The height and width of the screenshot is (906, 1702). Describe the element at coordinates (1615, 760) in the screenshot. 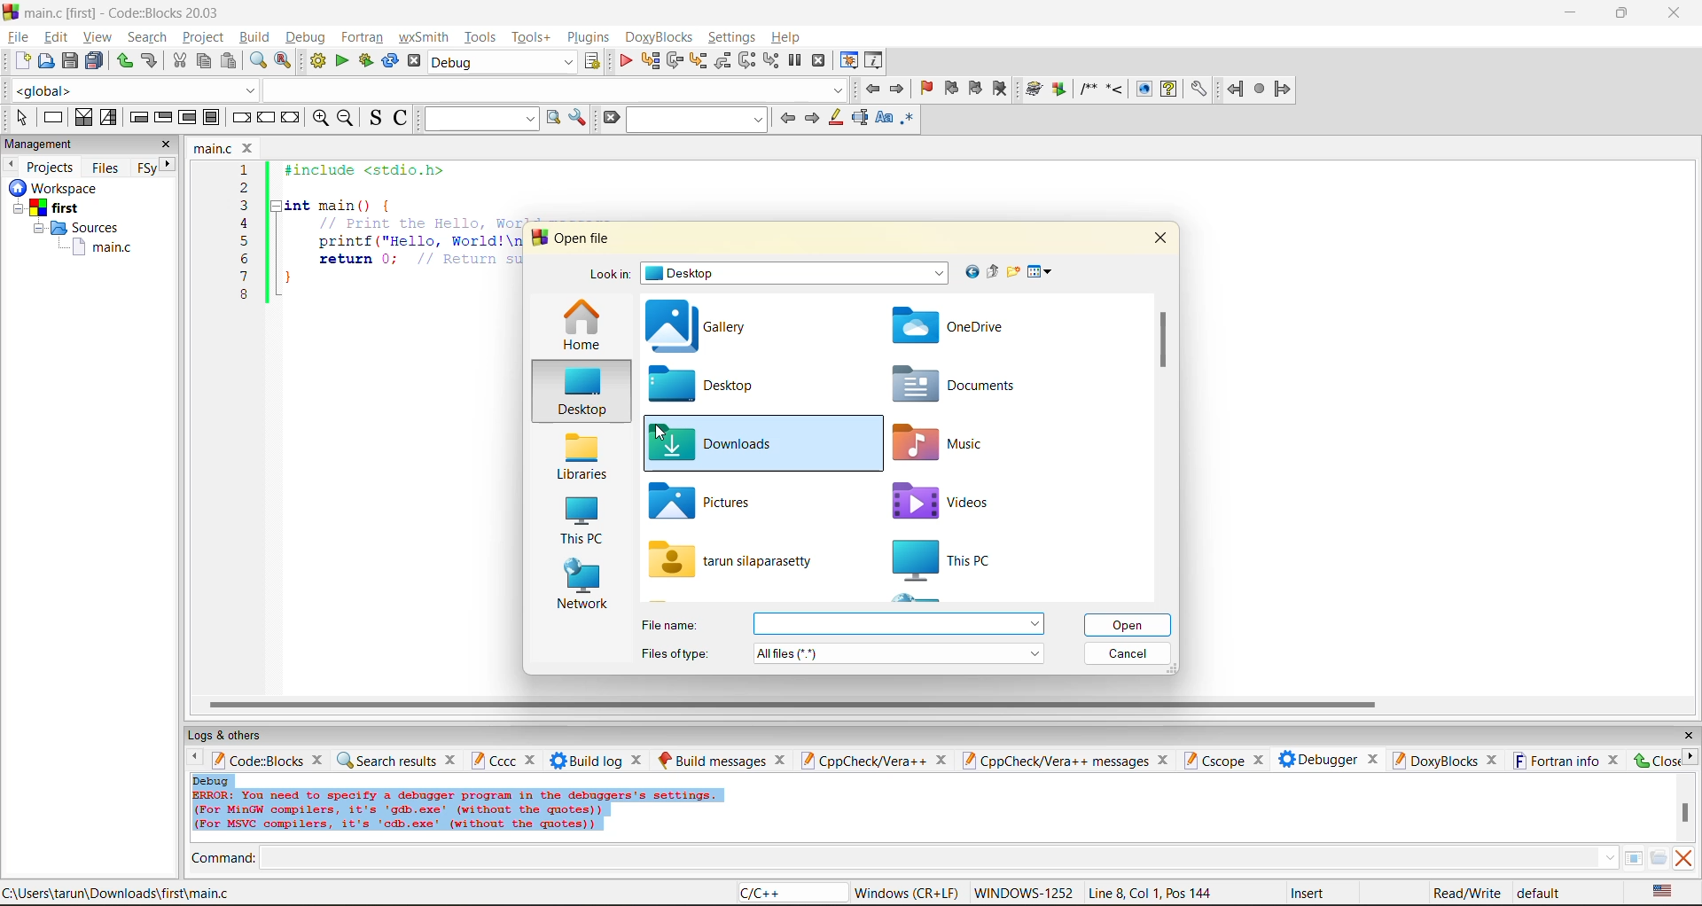

I see `close` at that location.